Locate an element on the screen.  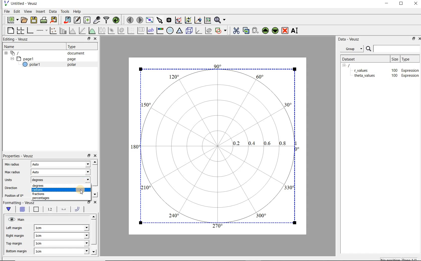
Max radius dropdown is located at coordinates (83, 172).